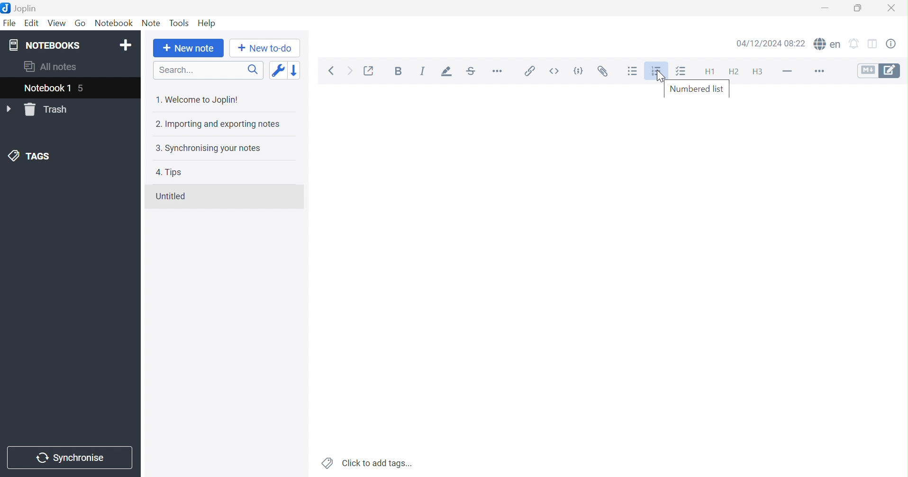 This screenshot has height=477, width=908. Describe the element at coordinates (179, 23) in the screenshot. I see `Tools` at that location.